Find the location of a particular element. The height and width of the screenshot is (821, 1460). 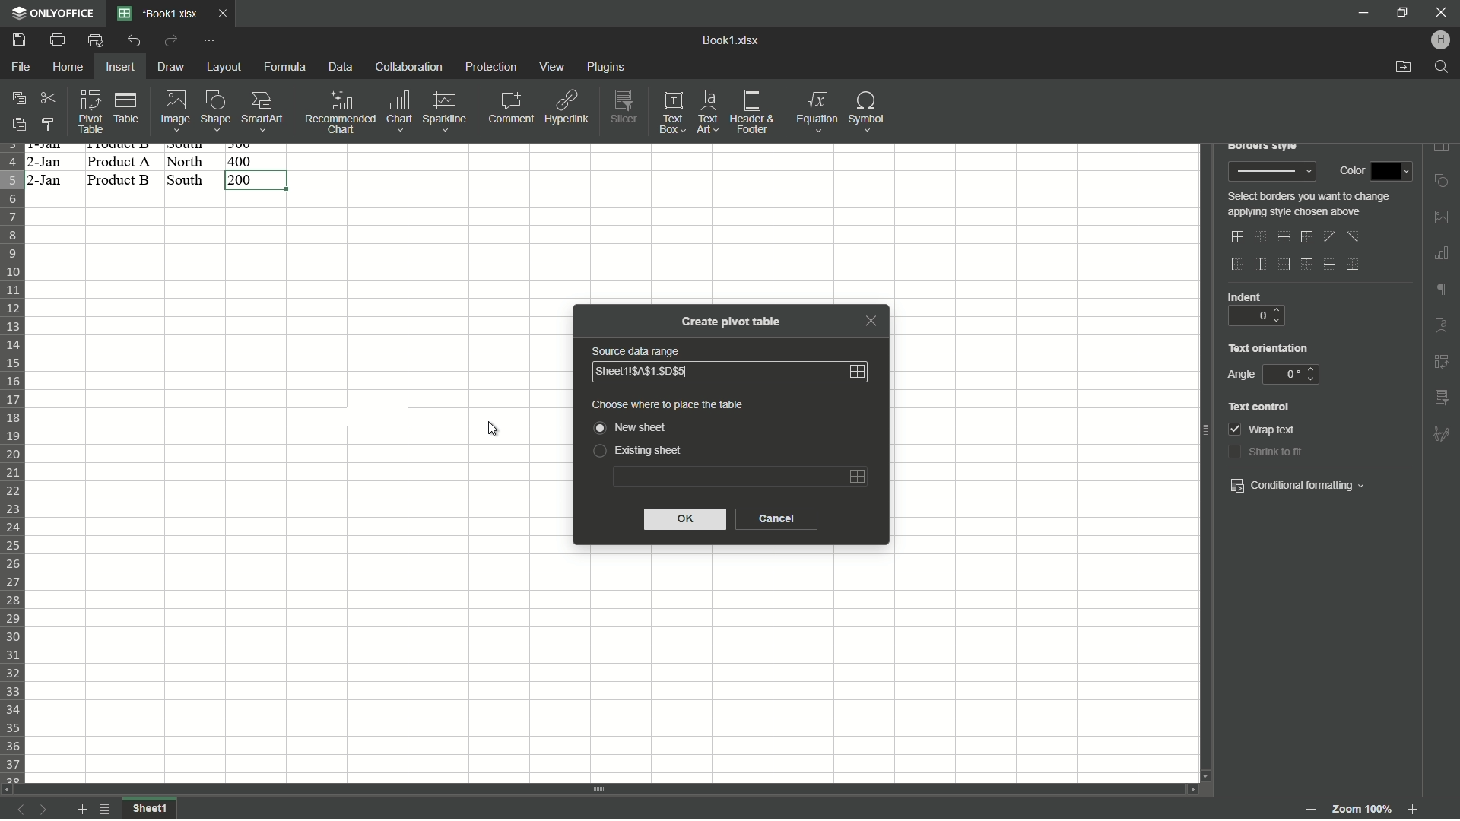

insert slicer is located at coordinates (1442, 396).